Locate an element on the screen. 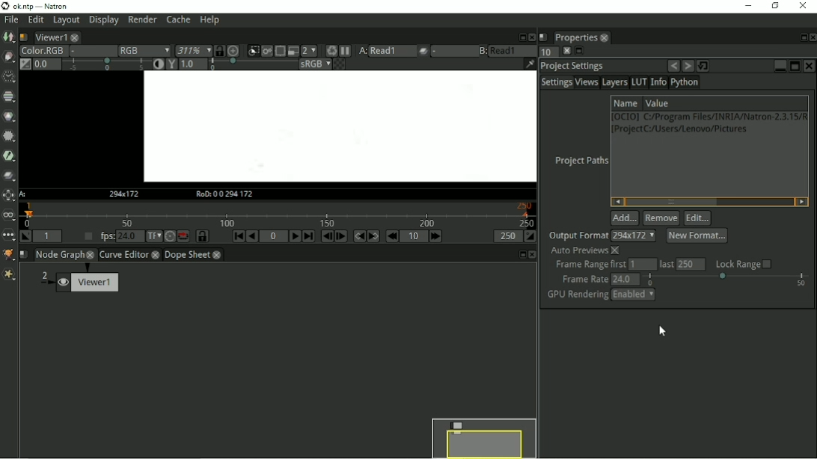 The height and width of the screenshot is (459, 817). Restore down is located at coordinates (774, 6).